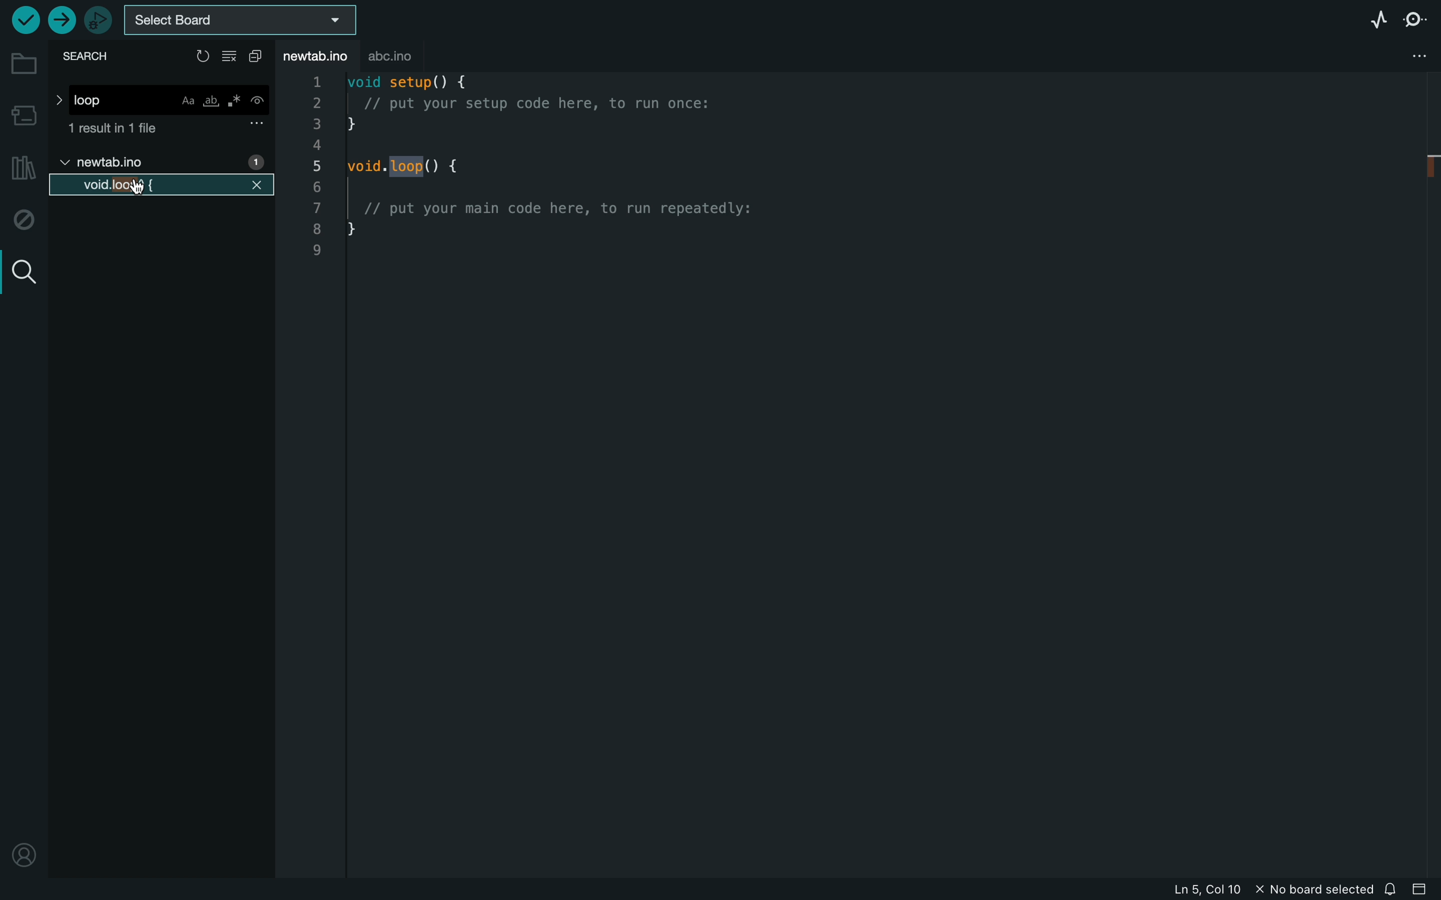 This screenshot has height=900, width=1441. I want to click on file information, so click(1256, 890).